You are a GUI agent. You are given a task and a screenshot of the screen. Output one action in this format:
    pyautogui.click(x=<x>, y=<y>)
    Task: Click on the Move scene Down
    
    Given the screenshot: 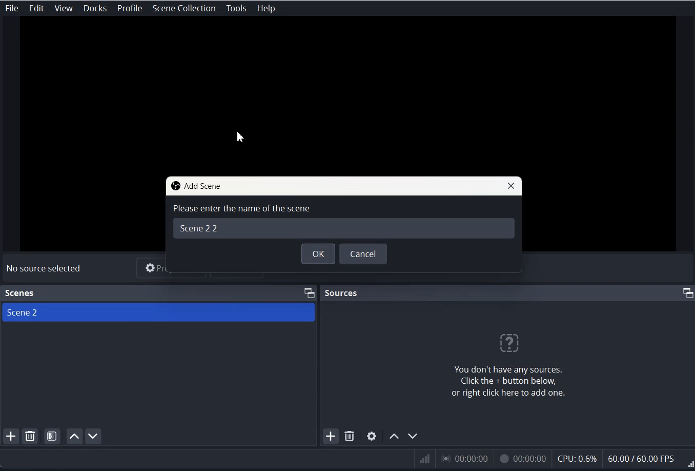 What is the action you would take?
    pyautogui.click(x=93, y=436)
    